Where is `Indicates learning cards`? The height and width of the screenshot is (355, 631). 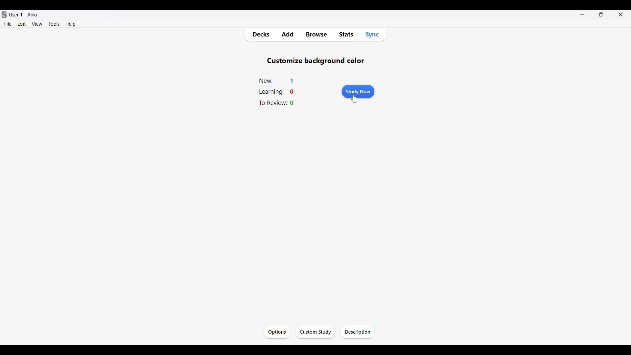 Indicates learning cards is located at coordinates (271, 92).